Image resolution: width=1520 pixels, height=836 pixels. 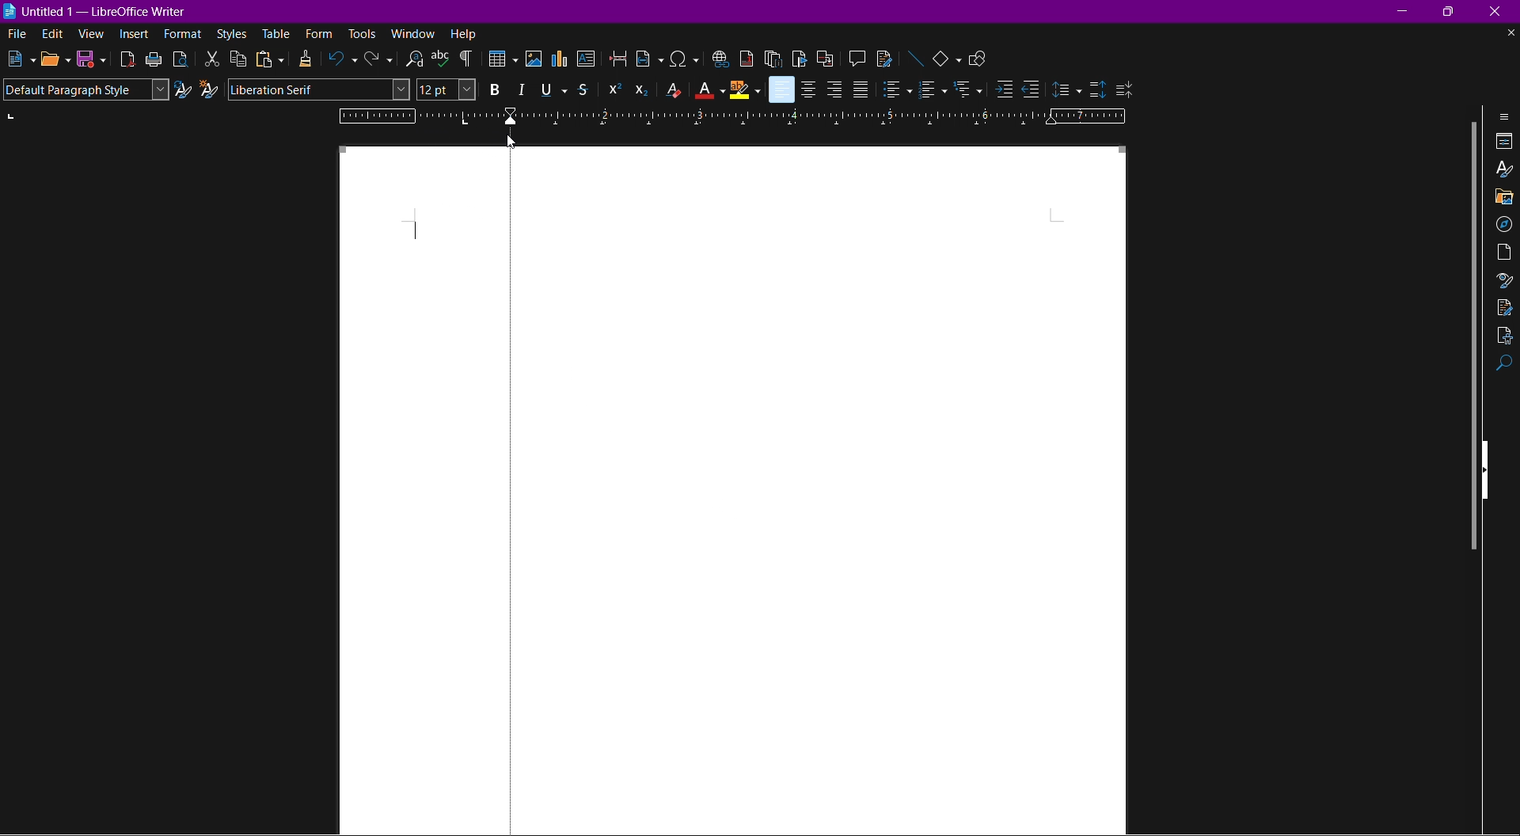 What do you see at coordinates (650, 59) in the screenshot?
I see `Insert new page` at bounding box center [650, 59].